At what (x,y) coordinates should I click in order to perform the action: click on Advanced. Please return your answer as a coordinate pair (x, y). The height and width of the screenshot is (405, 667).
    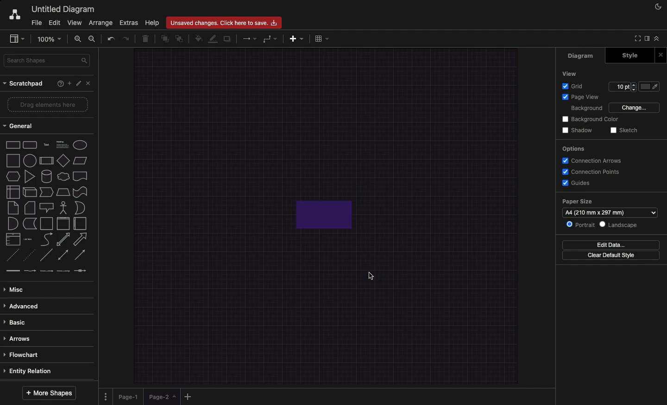
    Looking at the image, I should click on (22, 305).